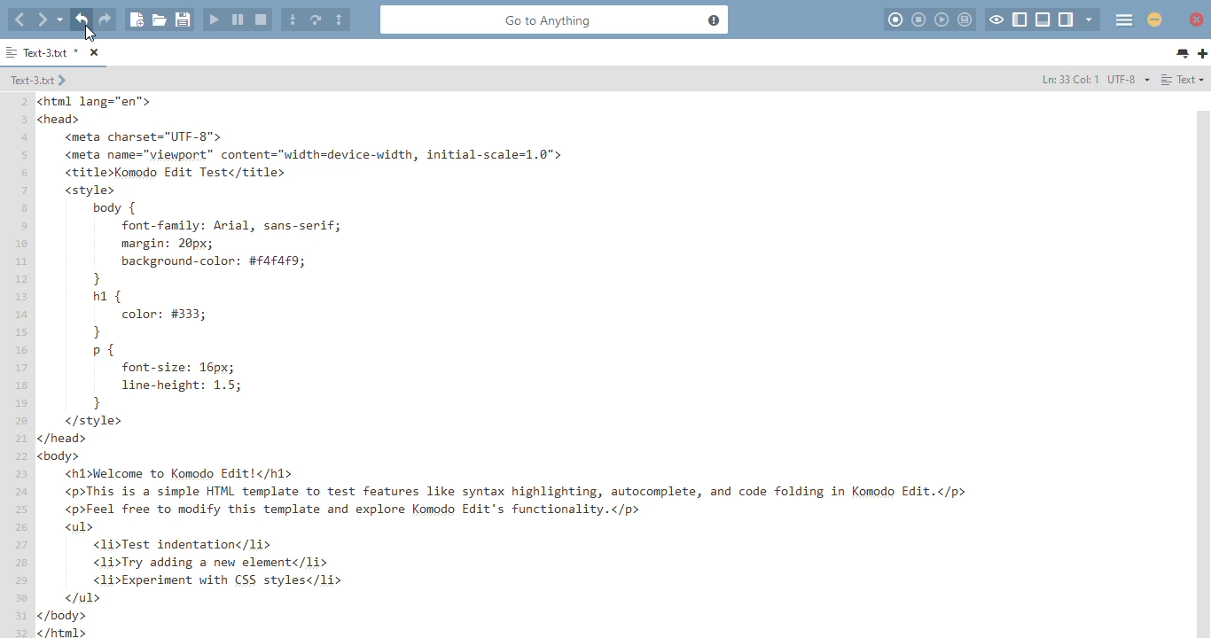 The width and height of the screenshot is (1211, 638). Describe the element at coordinates (82, 19) in the screenshot. I see `undo last action` at that location.